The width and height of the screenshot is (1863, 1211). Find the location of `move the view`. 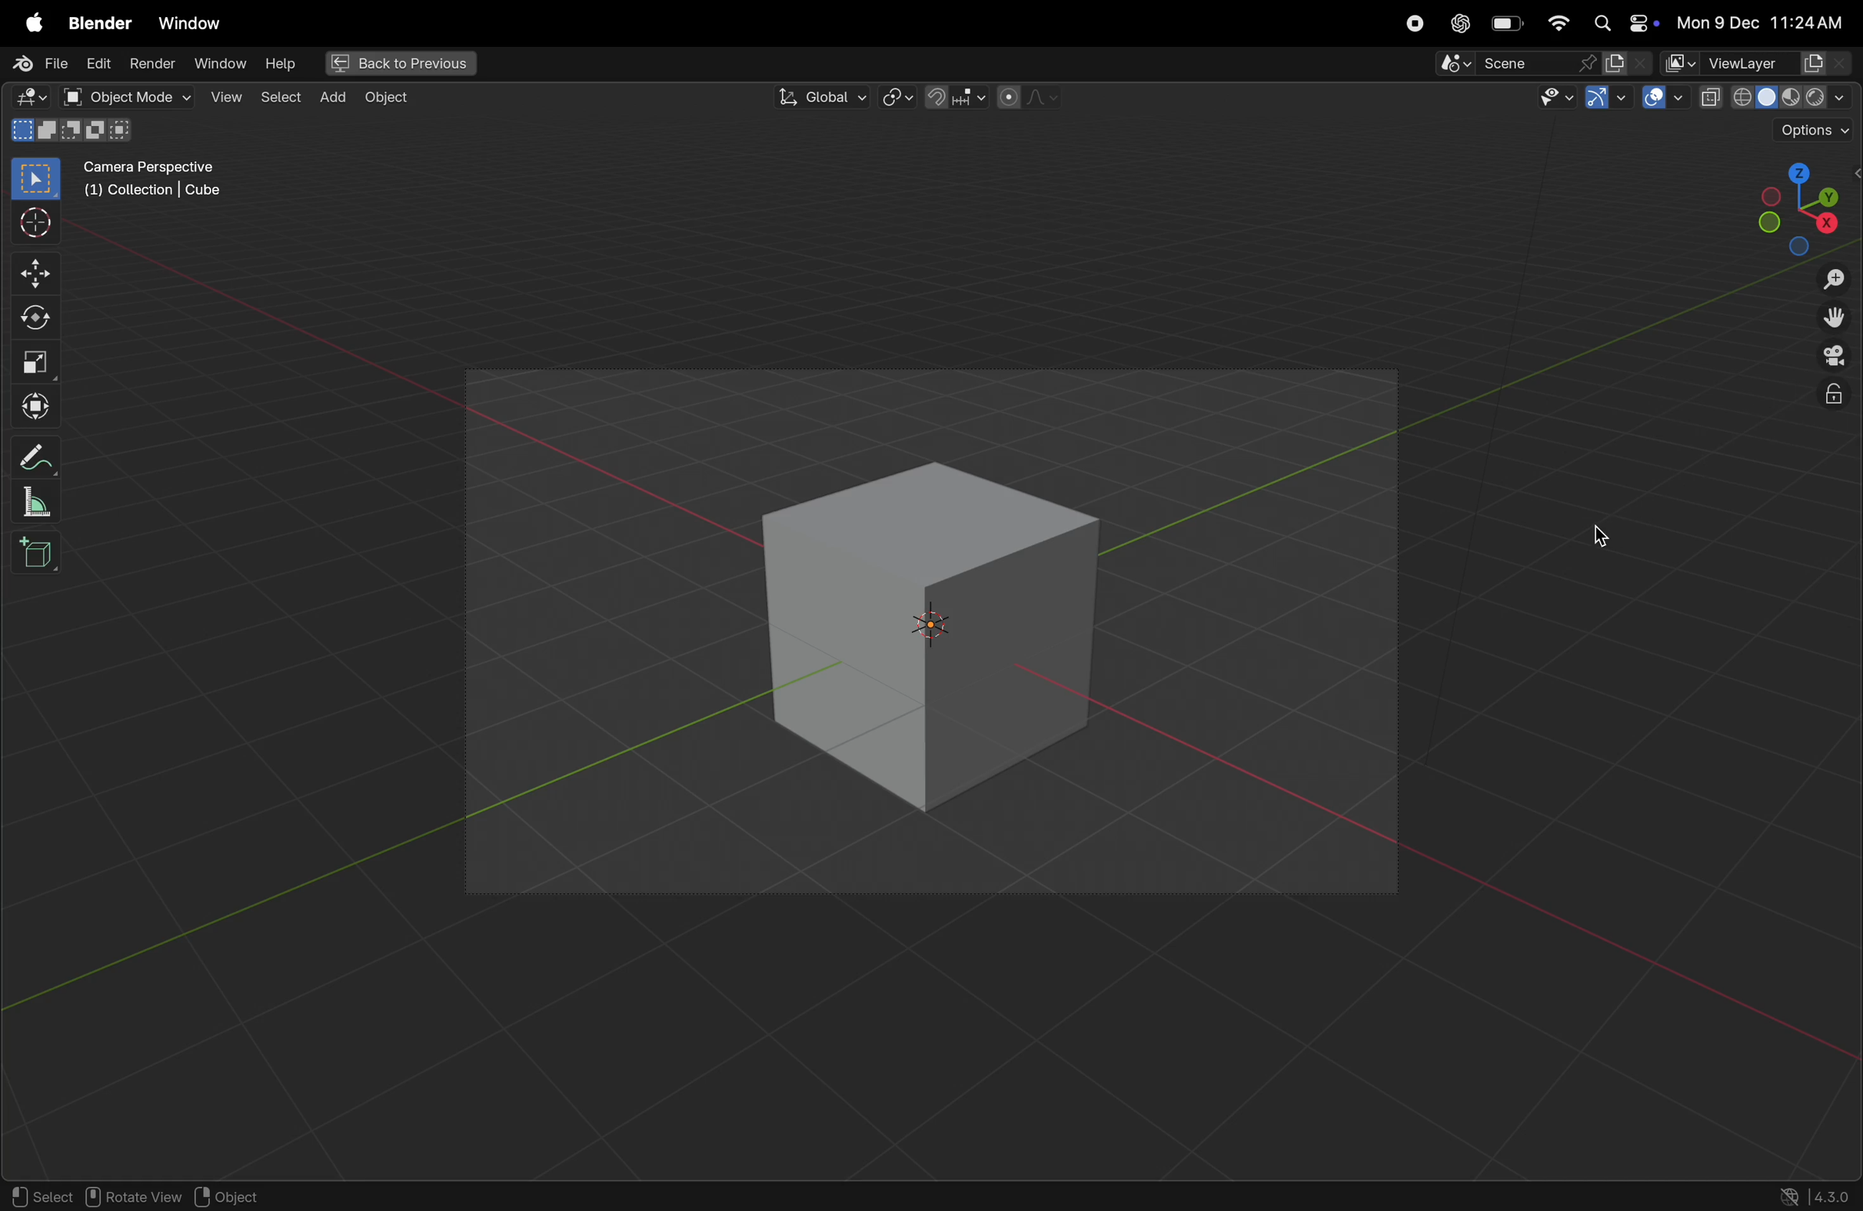

move the view is located at coordinates (1835, 319).